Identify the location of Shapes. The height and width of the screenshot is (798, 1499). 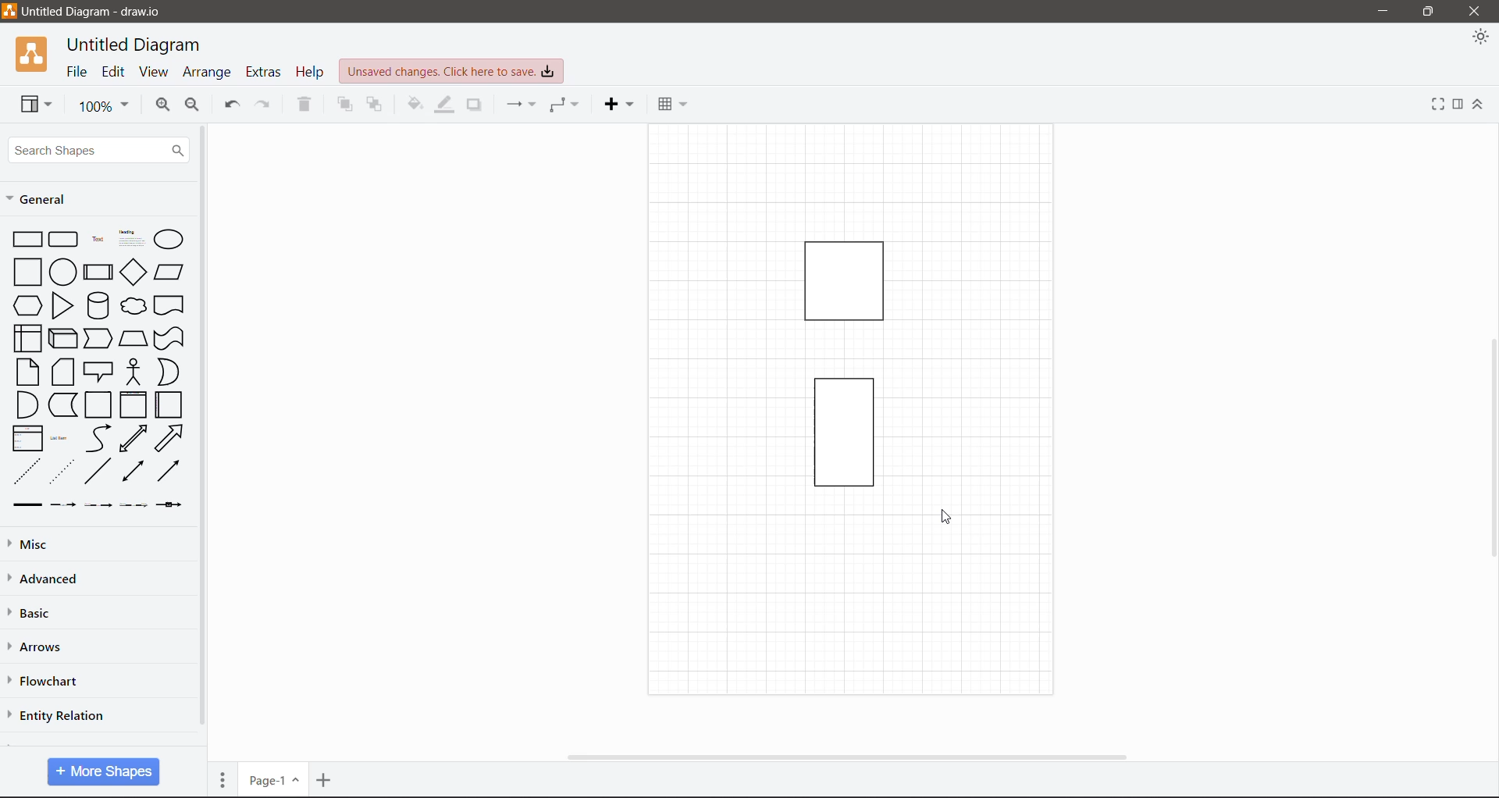
(829, 359).